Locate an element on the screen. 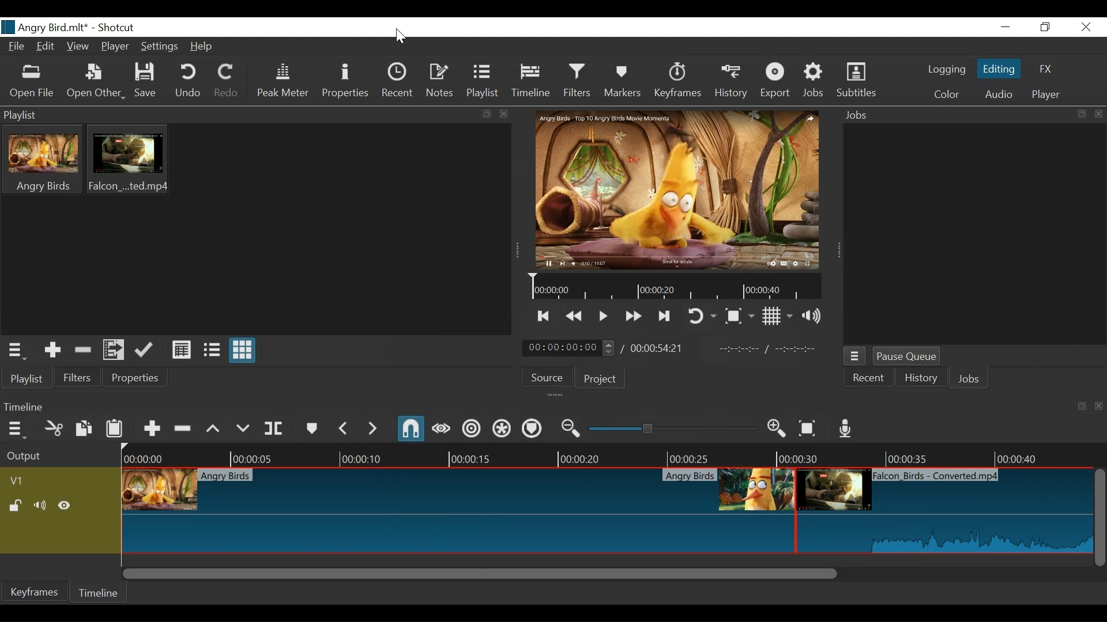 This screenshot has height=622, width=1107. Markers is located at coordinates (622, 81).